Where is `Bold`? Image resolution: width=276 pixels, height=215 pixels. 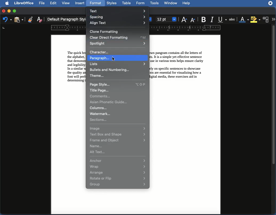 Bold is located at coordinates (203, 19).